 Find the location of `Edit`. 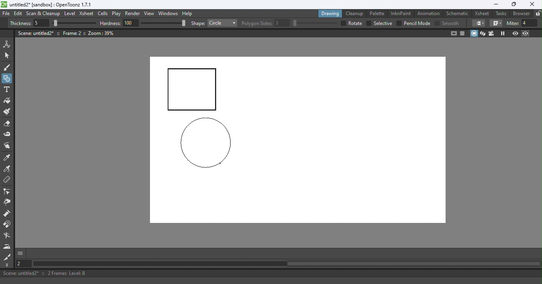

Edit is located at coordinates (19, 13).